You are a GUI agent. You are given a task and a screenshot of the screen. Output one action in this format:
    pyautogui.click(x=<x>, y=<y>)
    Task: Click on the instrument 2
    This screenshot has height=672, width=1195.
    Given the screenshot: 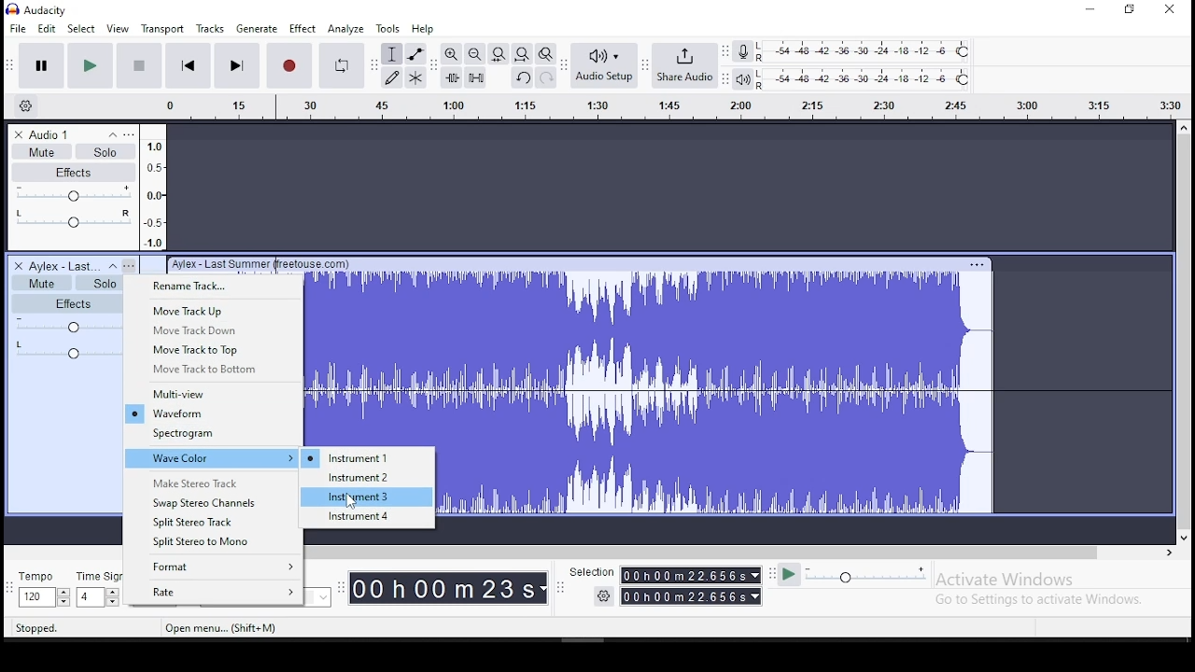 What is the action you would take?
    pyautogui.click(x=367, y=479)
    